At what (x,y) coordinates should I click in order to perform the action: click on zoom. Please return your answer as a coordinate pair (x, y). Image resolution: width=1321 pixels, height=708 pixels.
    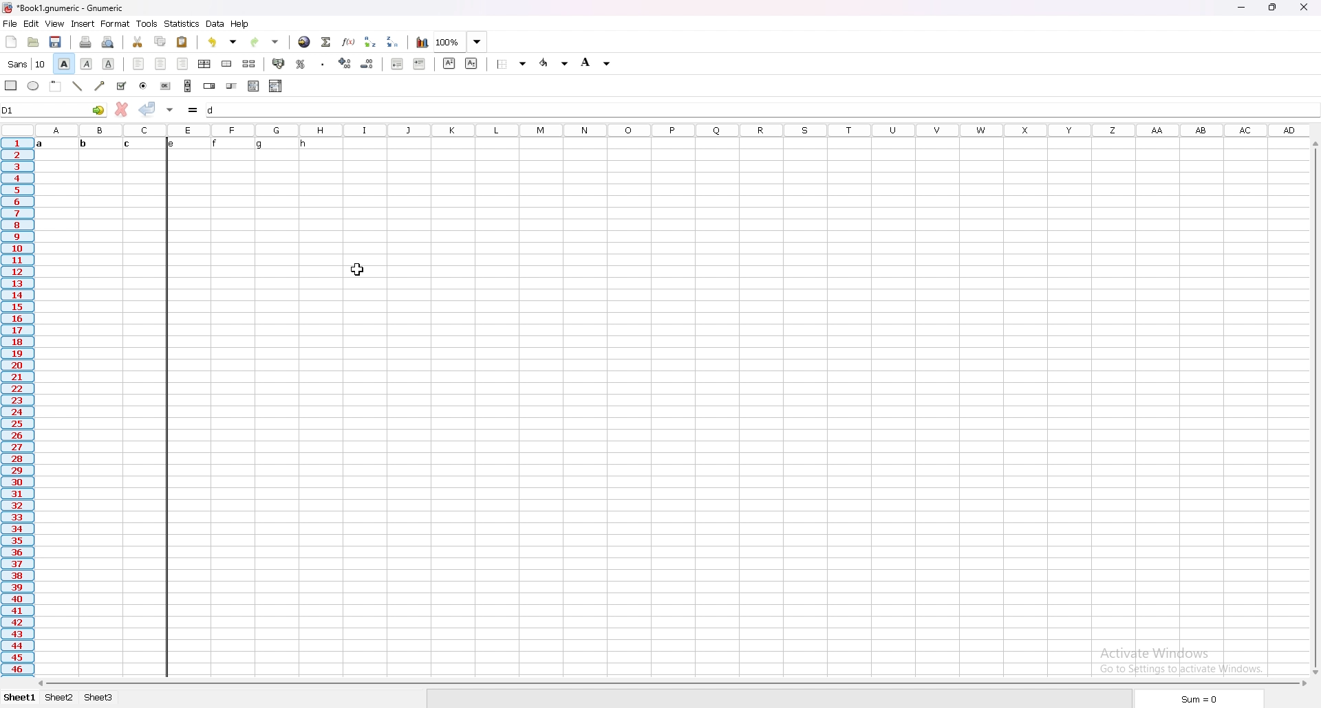
    Looking at the image, I should click on (460, 42).